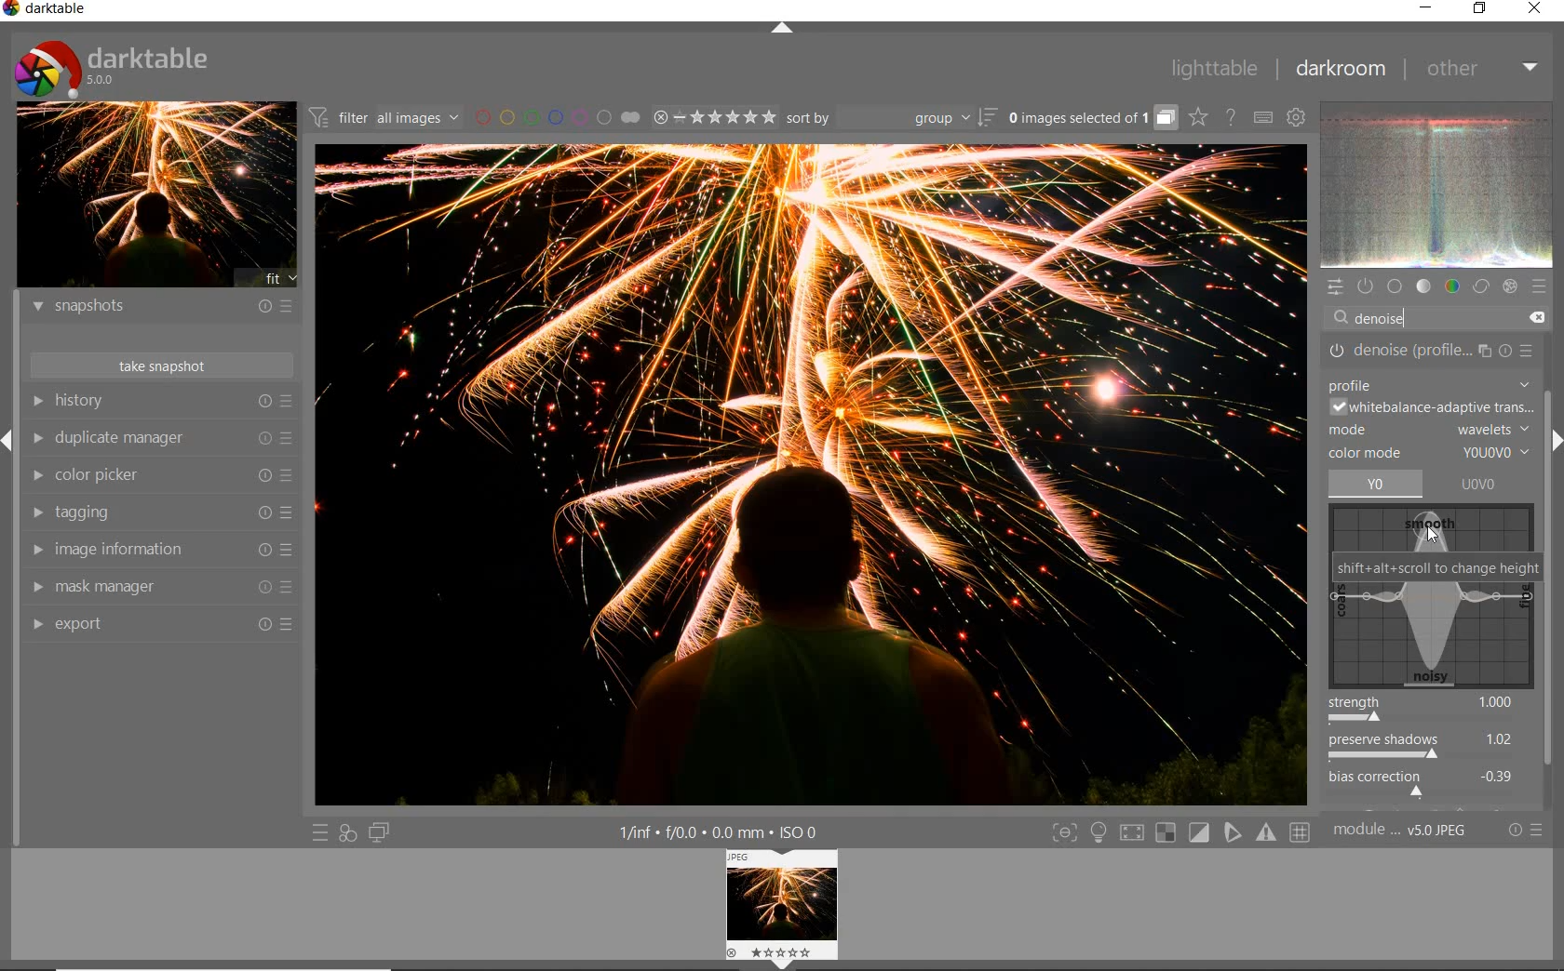 The width and height of the screenshot is (1564, 971). I want to click on darkroom, so click(1339, 69).